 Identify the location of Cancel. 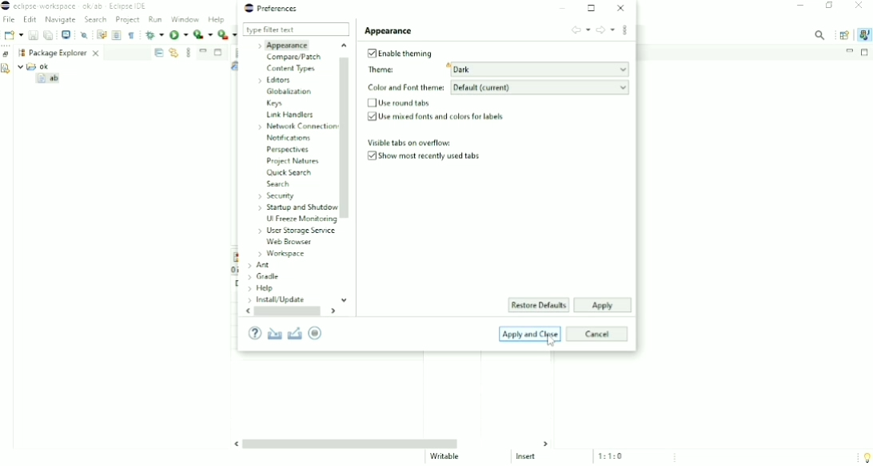
(598, 334).